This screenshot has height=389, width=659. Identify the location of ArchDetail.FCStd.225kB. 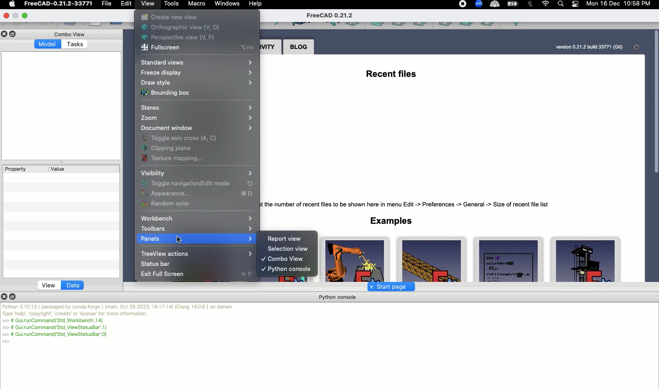
(586, 260).